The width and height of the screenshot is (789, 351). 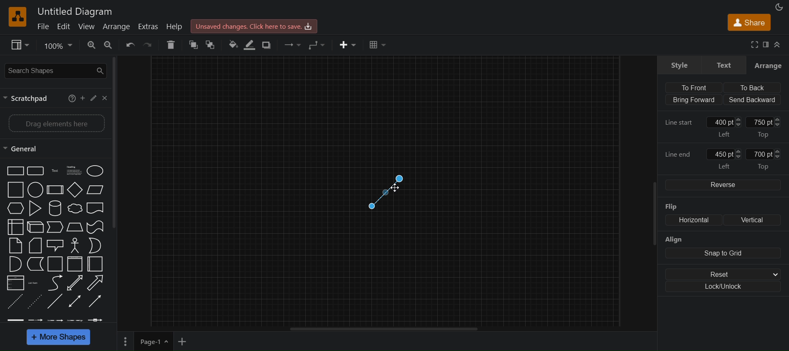 What do you see at coordinates (55, 228) in the screenshot?
I see `Step` at bounding box center [55, 228].